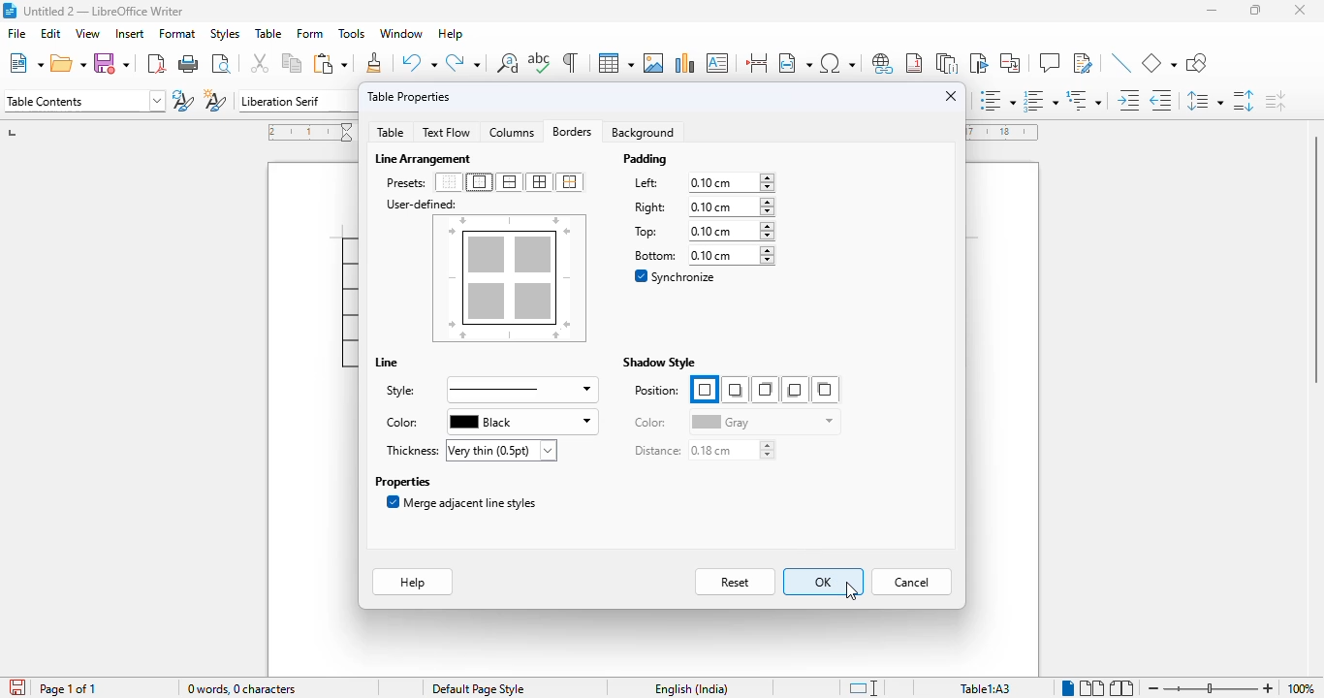 Image resolution: width=1324 pixels, height=698 pixels. Describe the element at coordinates (852, 590) in the screenshot. I see `cursor` at that location.